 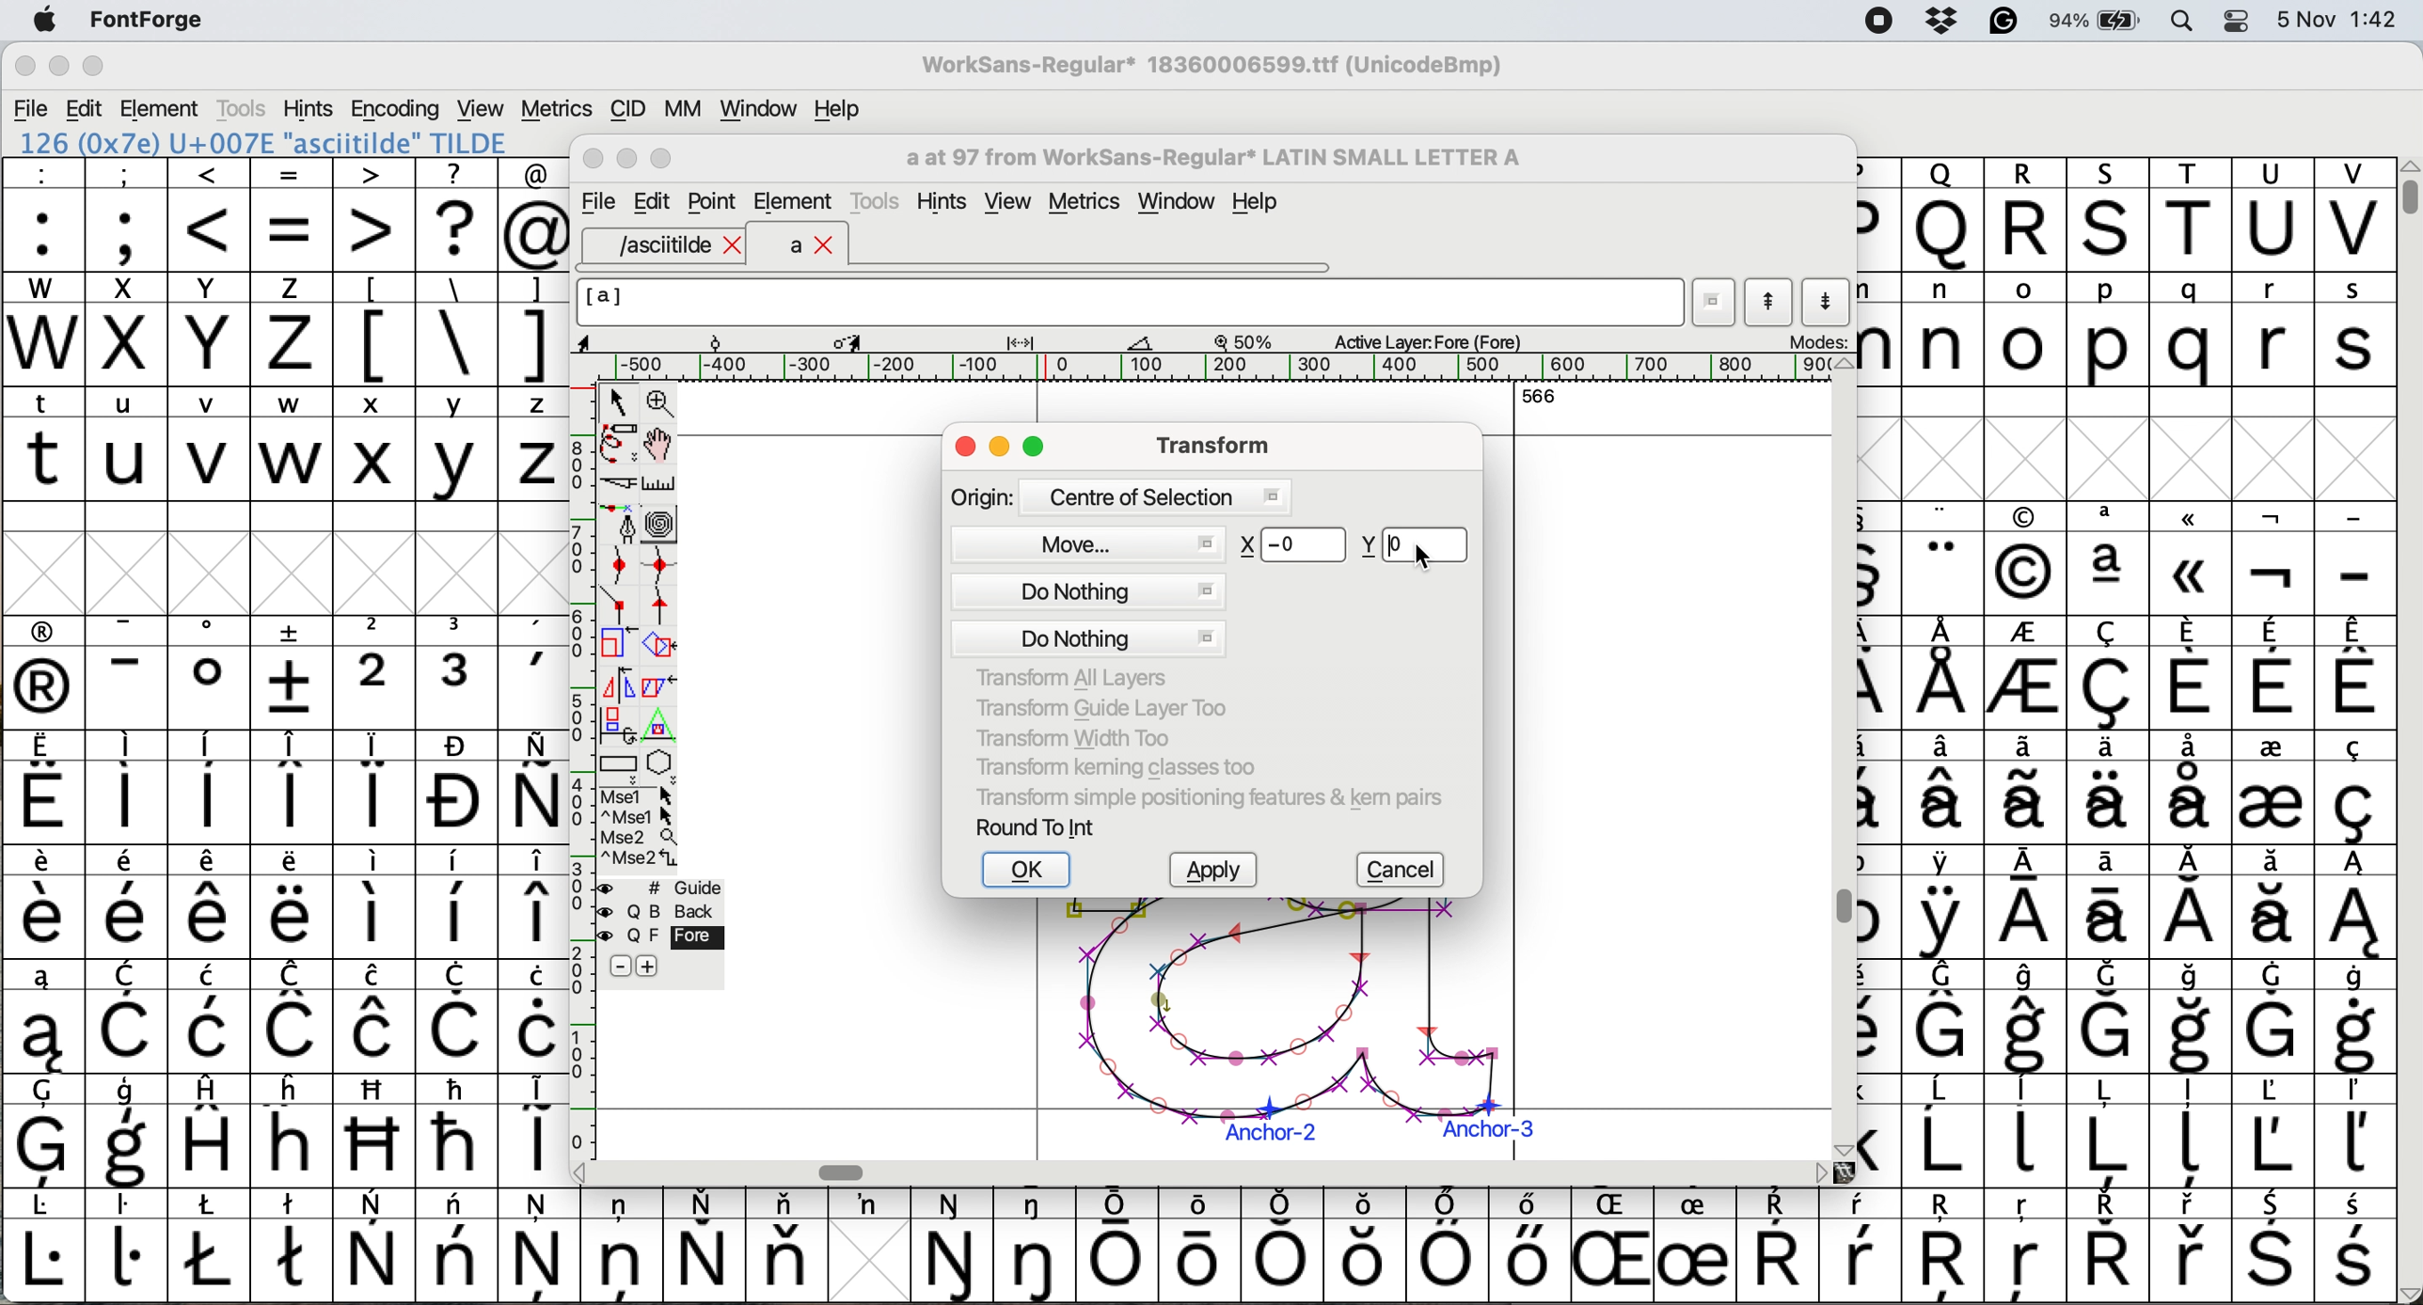 I want to click on file, so click(x=595, y=202).